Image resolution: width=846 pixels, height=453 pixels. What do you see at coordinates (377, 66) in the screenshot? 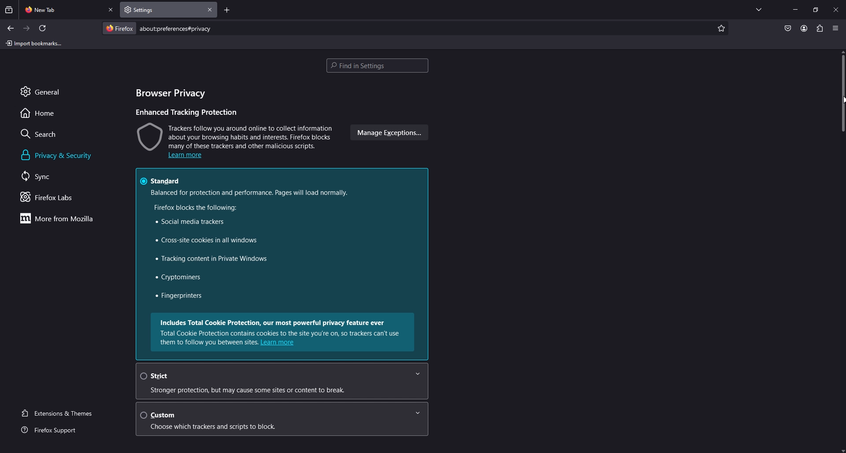
I see `search settings` at bounding box center [377, 66].